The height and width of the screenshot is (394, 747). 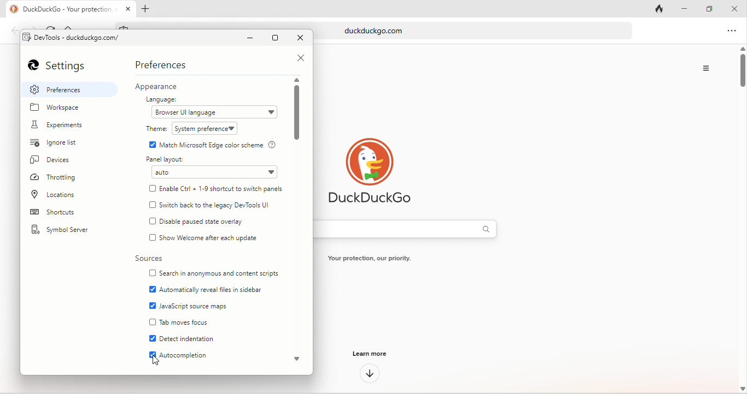 What do you see at coordinates (377, 200) in the screenshot?
I see `duckduckGo` at bounding box center [377, 200].